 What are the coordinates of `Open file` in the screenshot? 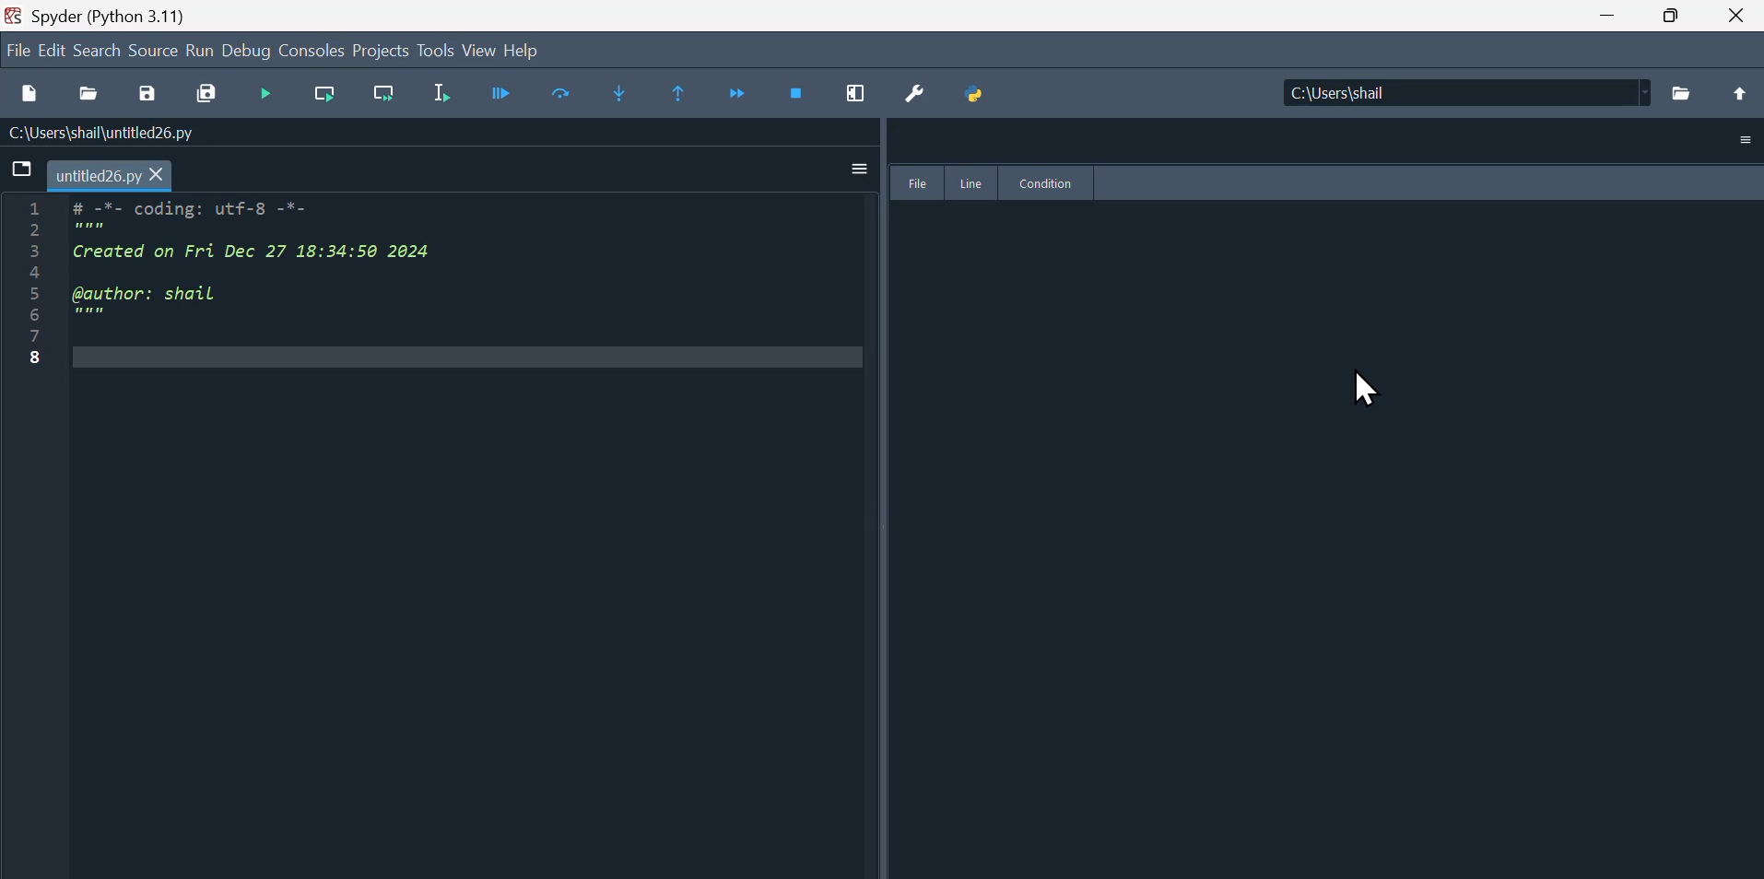 It's located at (94, 96).